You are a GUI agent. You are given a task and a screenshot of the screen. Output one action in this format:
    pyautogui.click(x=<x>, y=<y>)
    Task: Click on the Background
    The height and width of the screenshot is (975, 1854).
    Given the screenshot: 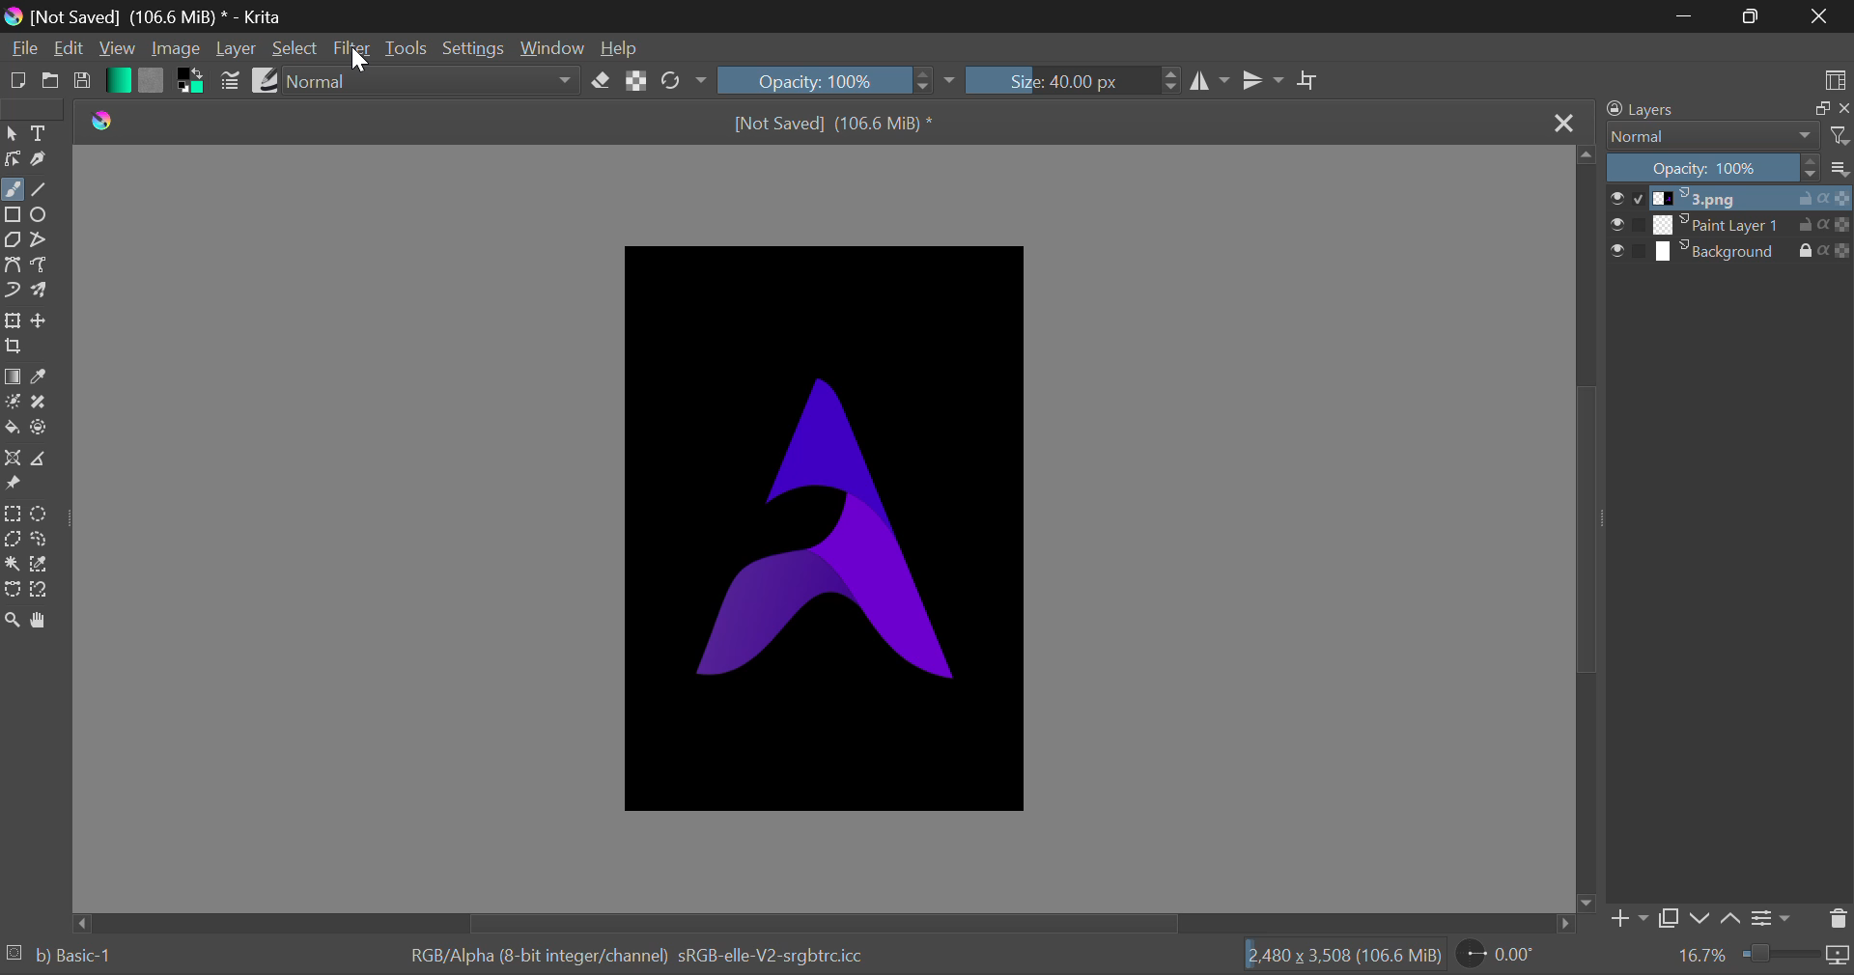 What is the action you would take?
    pyautogui.click(x=1730, y=254)
    